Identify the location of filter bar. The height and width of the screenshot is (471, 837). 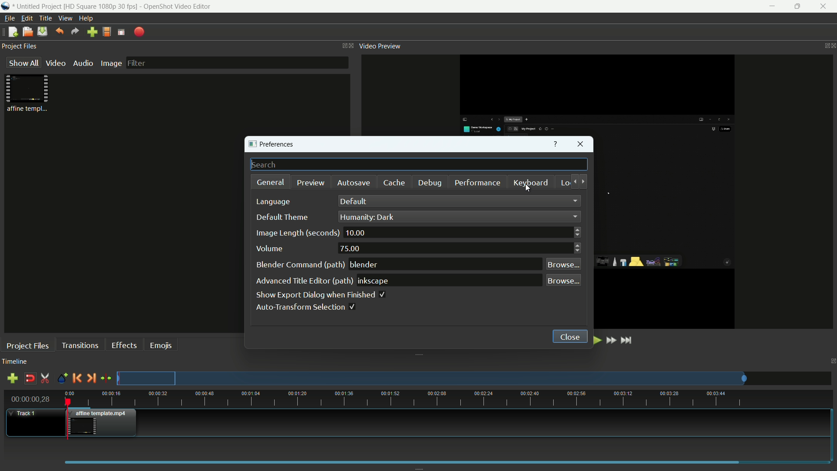
(236, 62).